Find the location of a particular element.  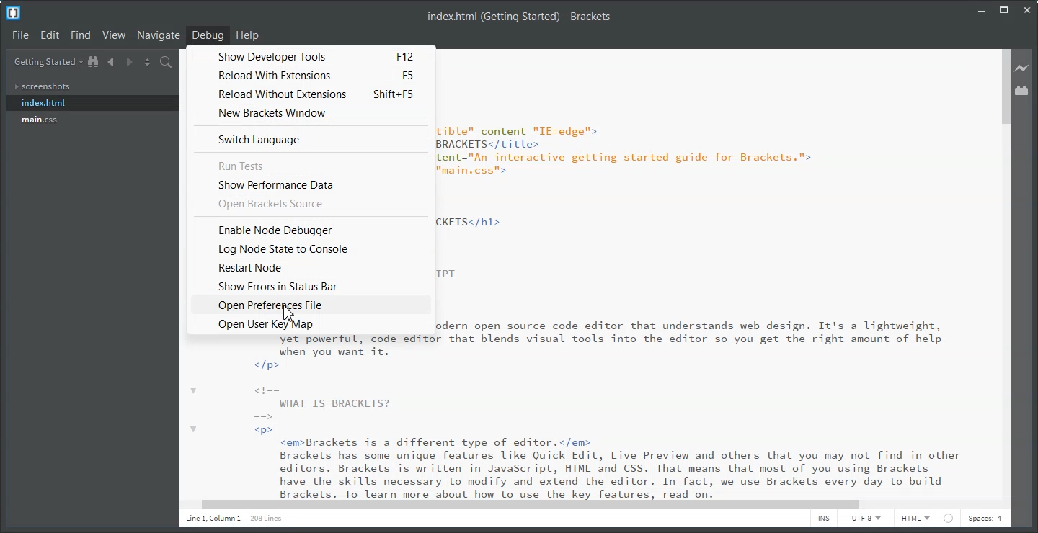

Show Performance Data is located at coordinates (308, 184).